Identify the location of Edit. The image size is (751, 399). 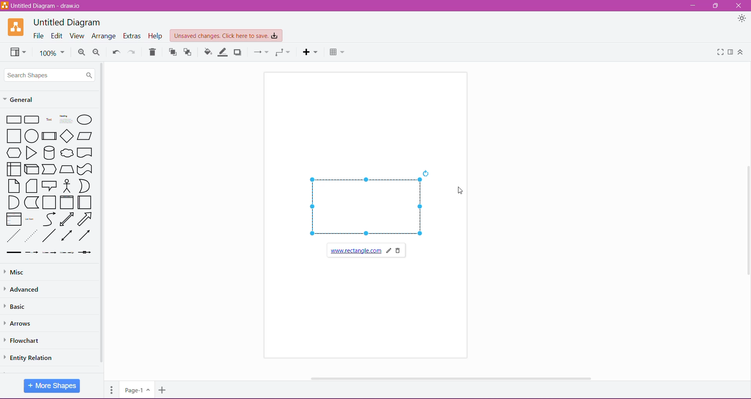
(57, 36).